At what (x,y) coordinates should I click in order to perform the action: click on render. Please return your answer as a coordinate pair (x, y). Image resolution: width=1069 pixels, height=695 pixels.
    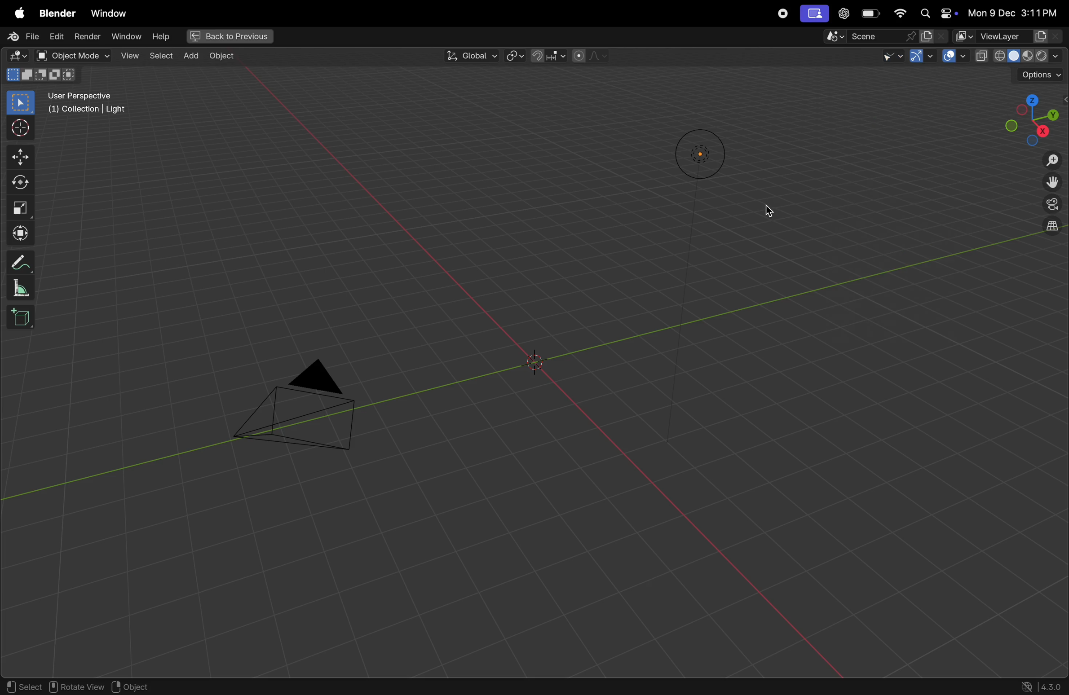
    Looking at the image, I should click on (86, 38).